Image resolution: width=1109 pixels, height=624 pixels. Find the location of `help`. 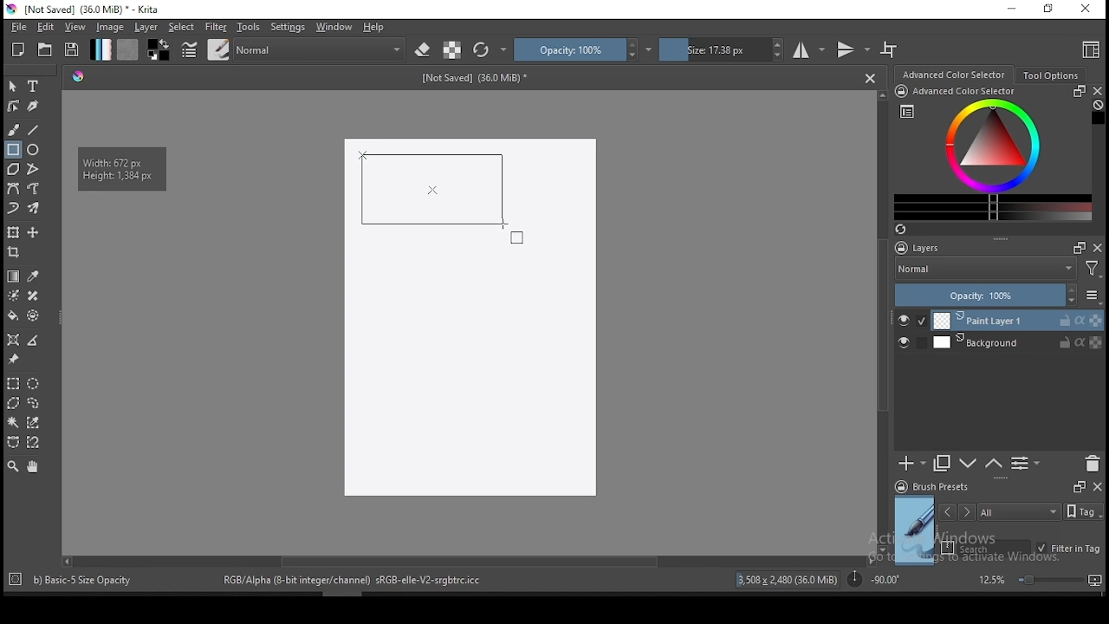

help is located at coordinates (377, 28).